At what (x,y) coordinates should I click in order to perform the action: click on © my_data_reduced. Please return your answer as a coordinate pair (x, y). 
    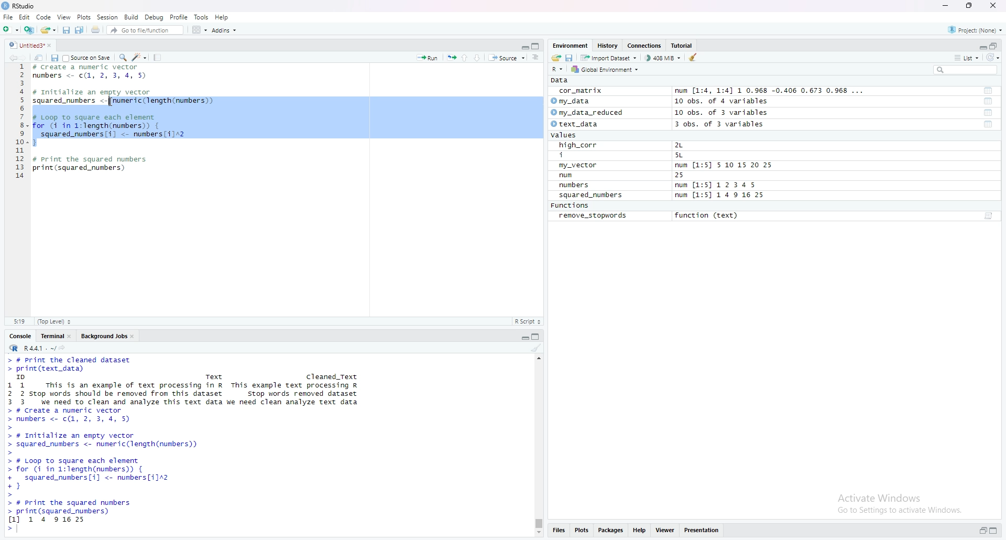
    Looking at the image, I should click on (586, 113).